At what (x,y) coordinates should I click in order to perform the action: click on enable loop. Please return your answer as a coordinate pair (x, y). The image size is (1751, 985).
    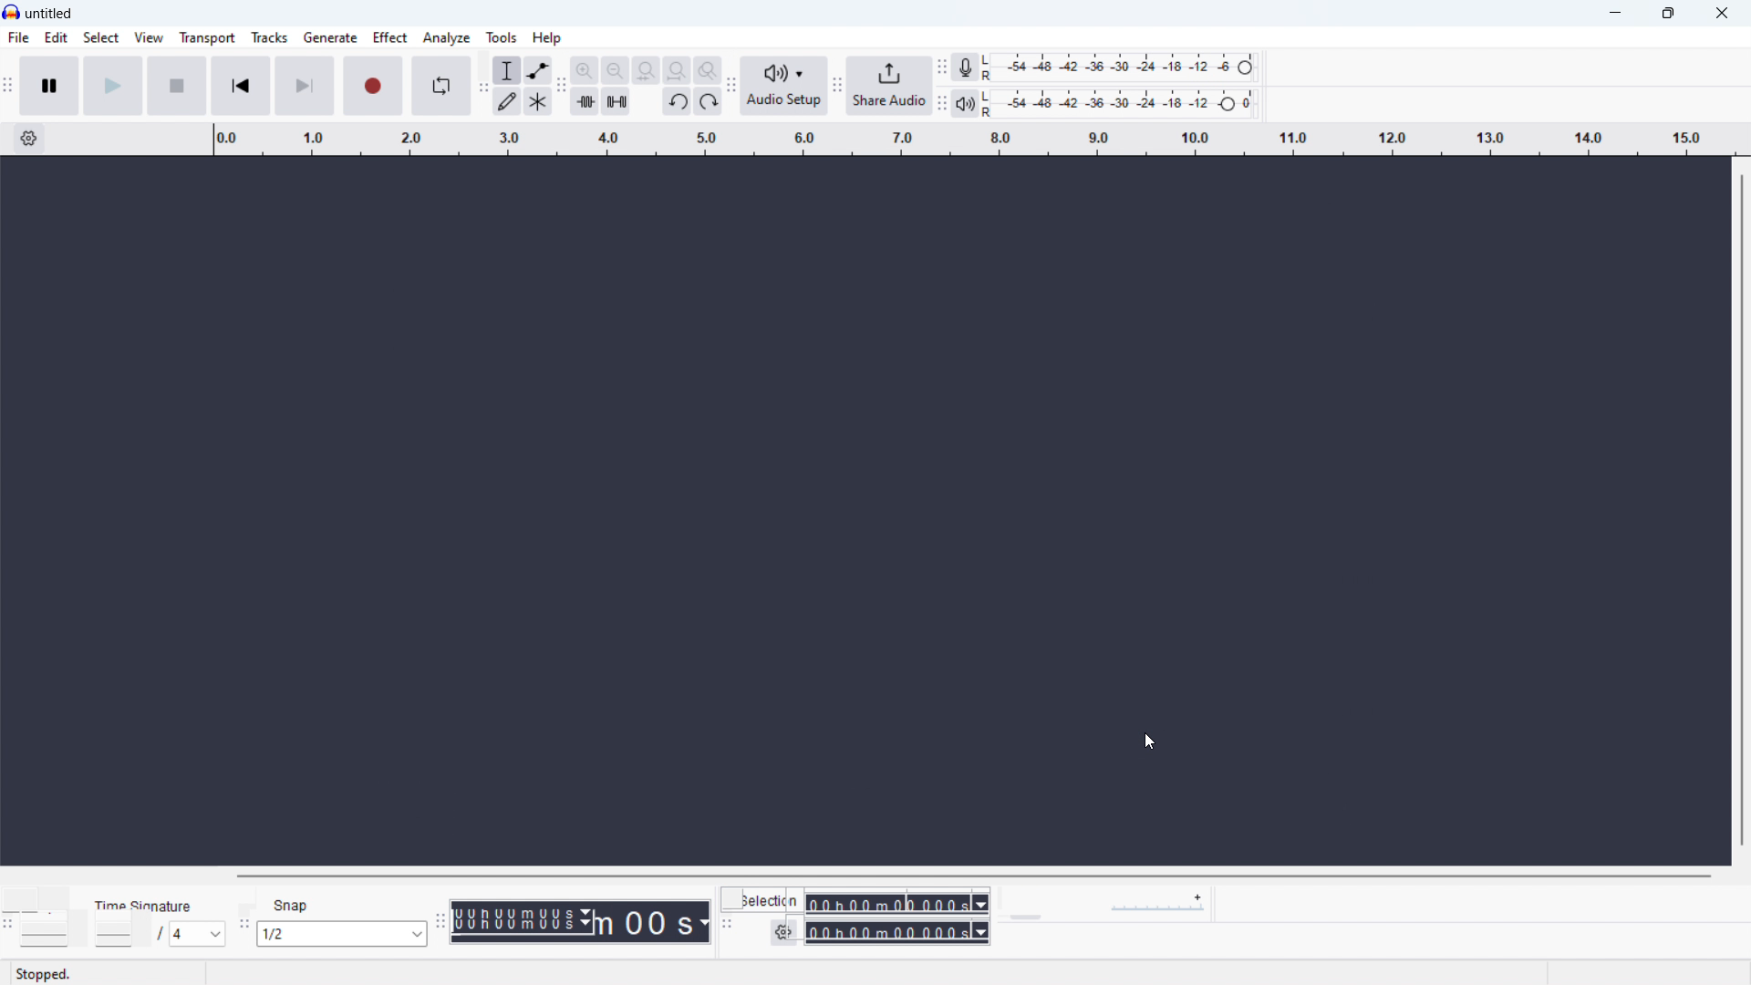
    Looking at the image, I should click on (442, 85).